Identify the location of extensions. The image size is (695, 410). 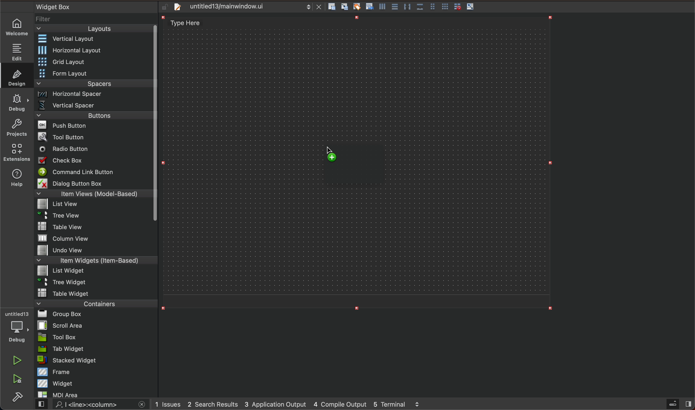
(17, 152).